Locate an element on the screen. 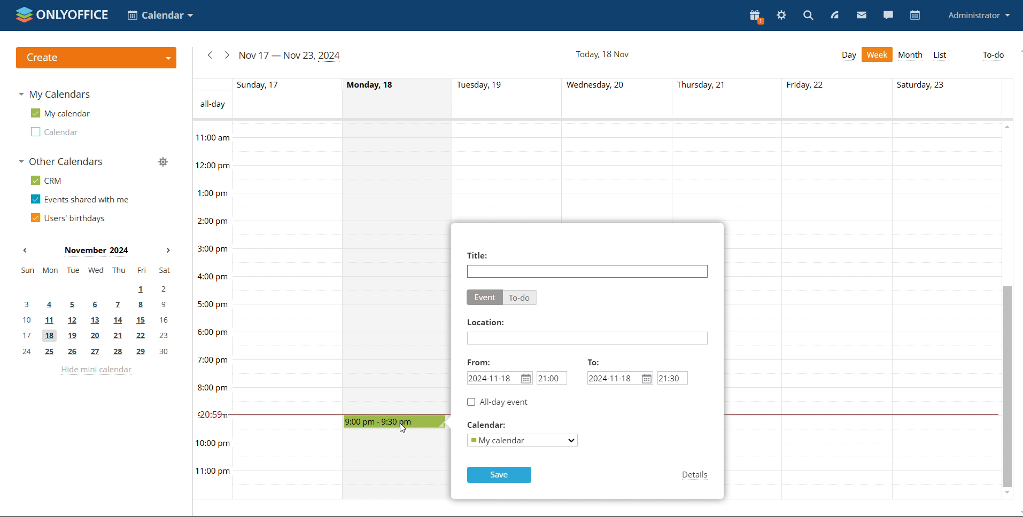  my calendar is located at coordinates (60, 113).